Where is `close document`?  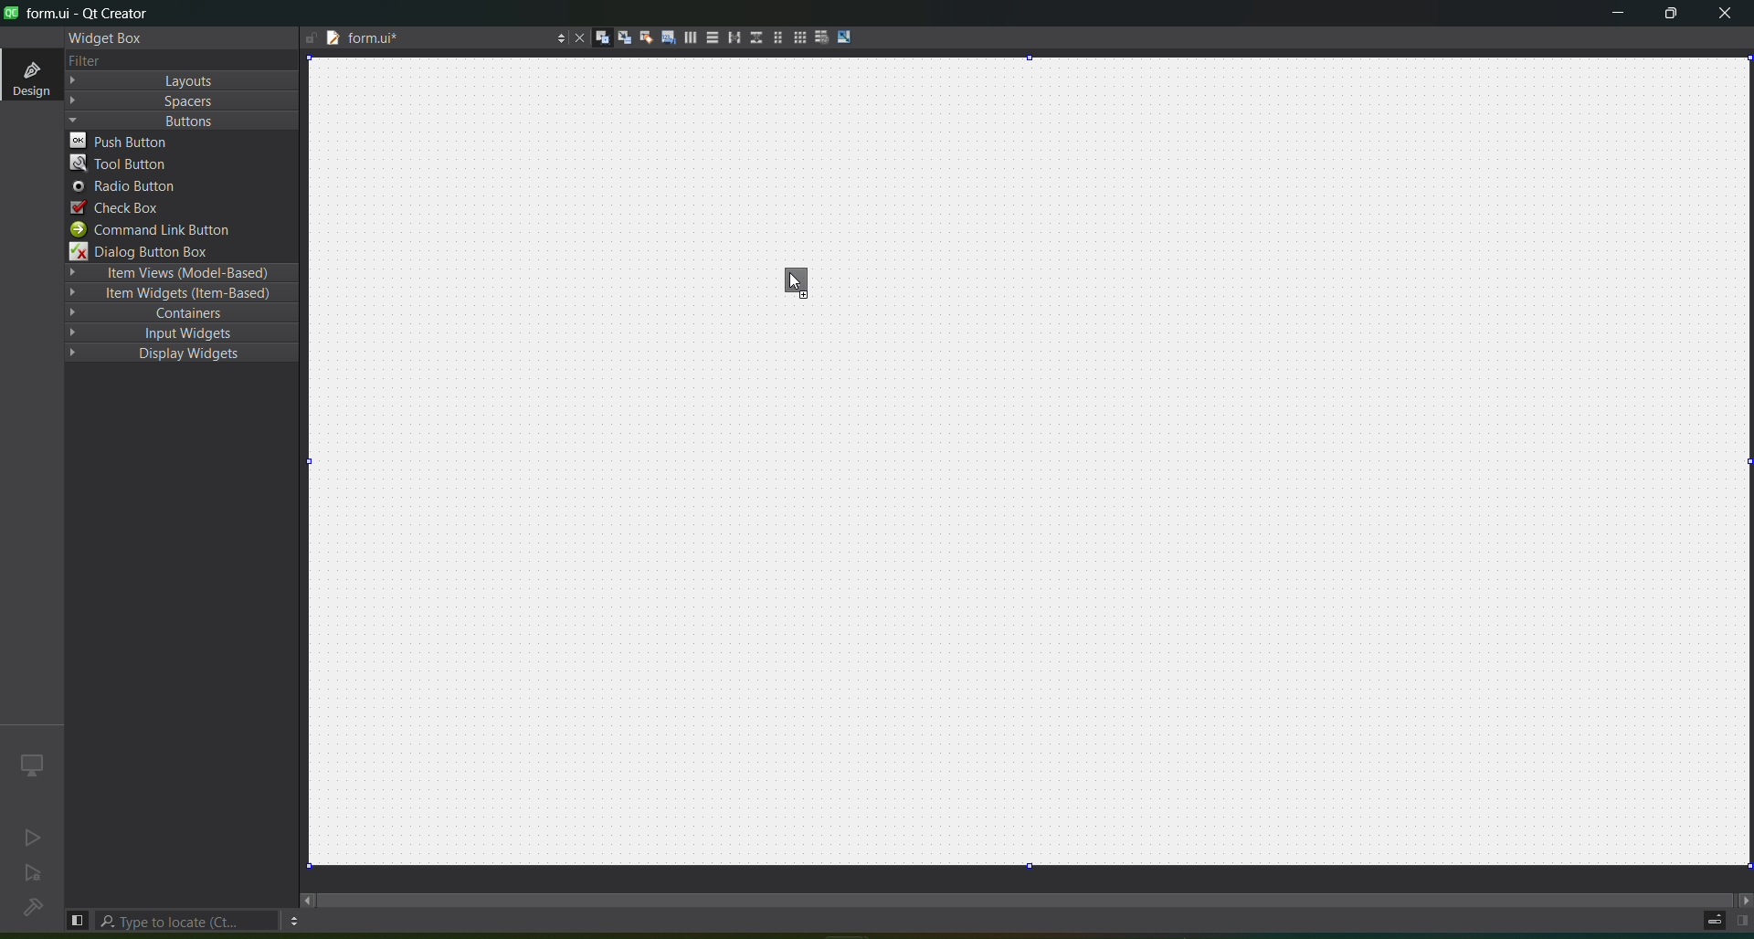
close document is located at coordinates (578, 38).